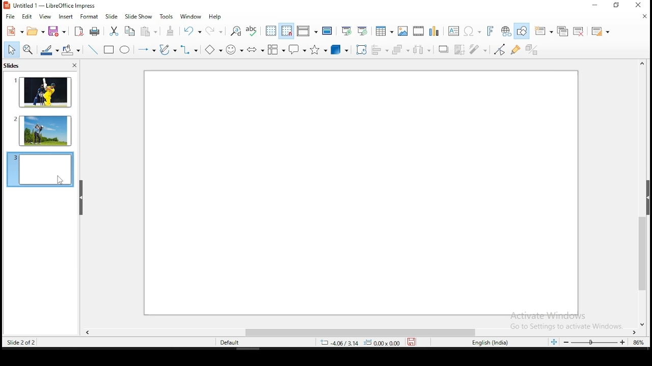 The height and width of the screenshot is (366, 652). What do you see at coordinates (534, 50) in the screenshot?
I see `toggle extrusion` at bounding box center [534, 50].